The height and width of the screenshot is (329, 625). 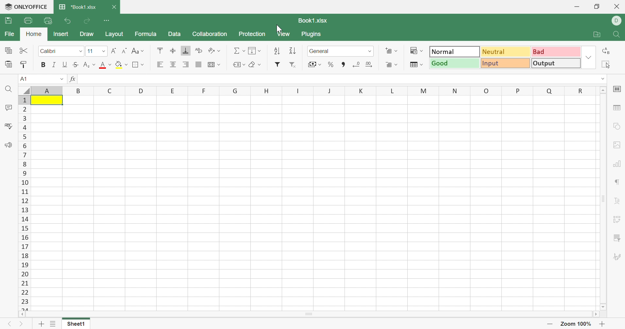 I want to click on Bad, so click(x=556, y=52).